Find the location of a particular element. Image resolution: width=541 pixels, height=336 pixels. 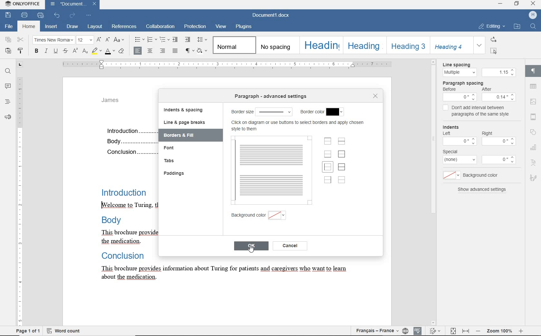

restore down is located at coordinates (517, 4).